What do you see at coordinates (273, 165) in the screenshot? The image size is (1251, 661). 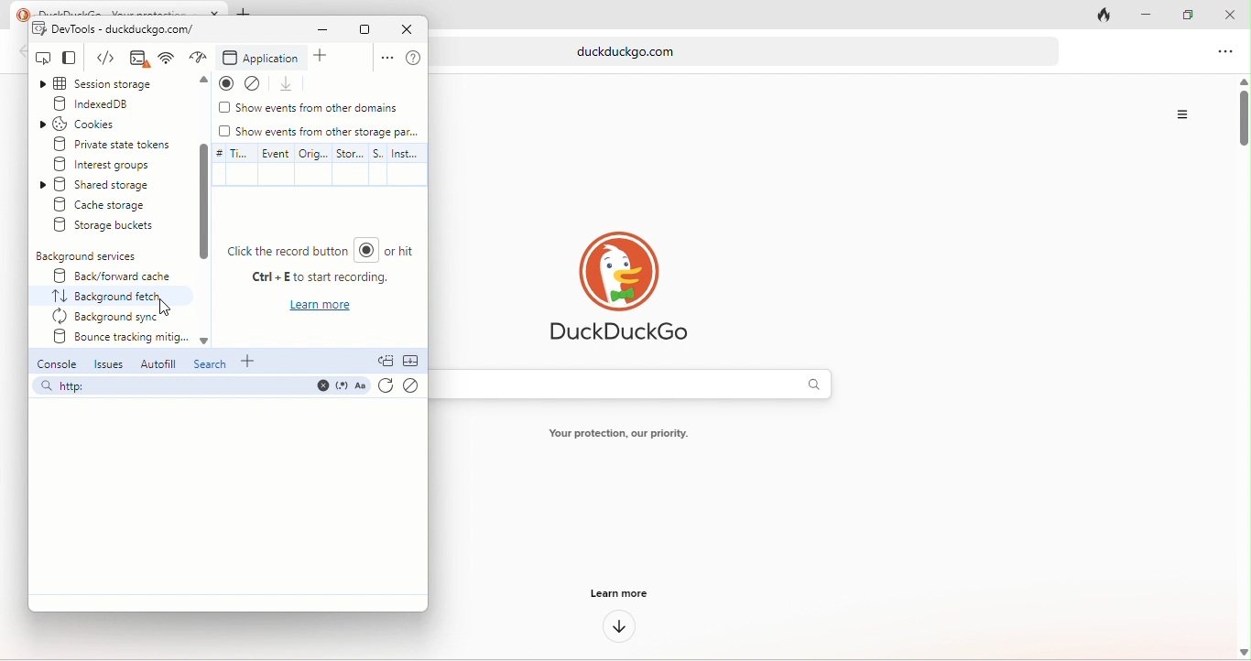 I see `event` at bounding box center [273, 165].